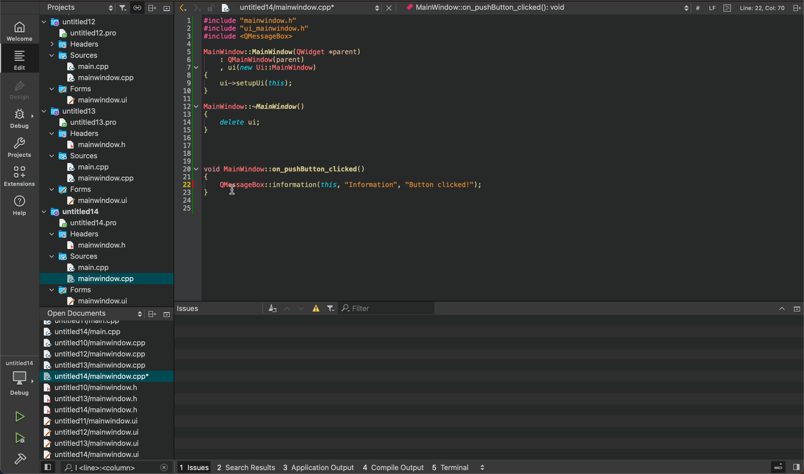 The image size is (804, 474). I want to click on forms, so click(83, 189).